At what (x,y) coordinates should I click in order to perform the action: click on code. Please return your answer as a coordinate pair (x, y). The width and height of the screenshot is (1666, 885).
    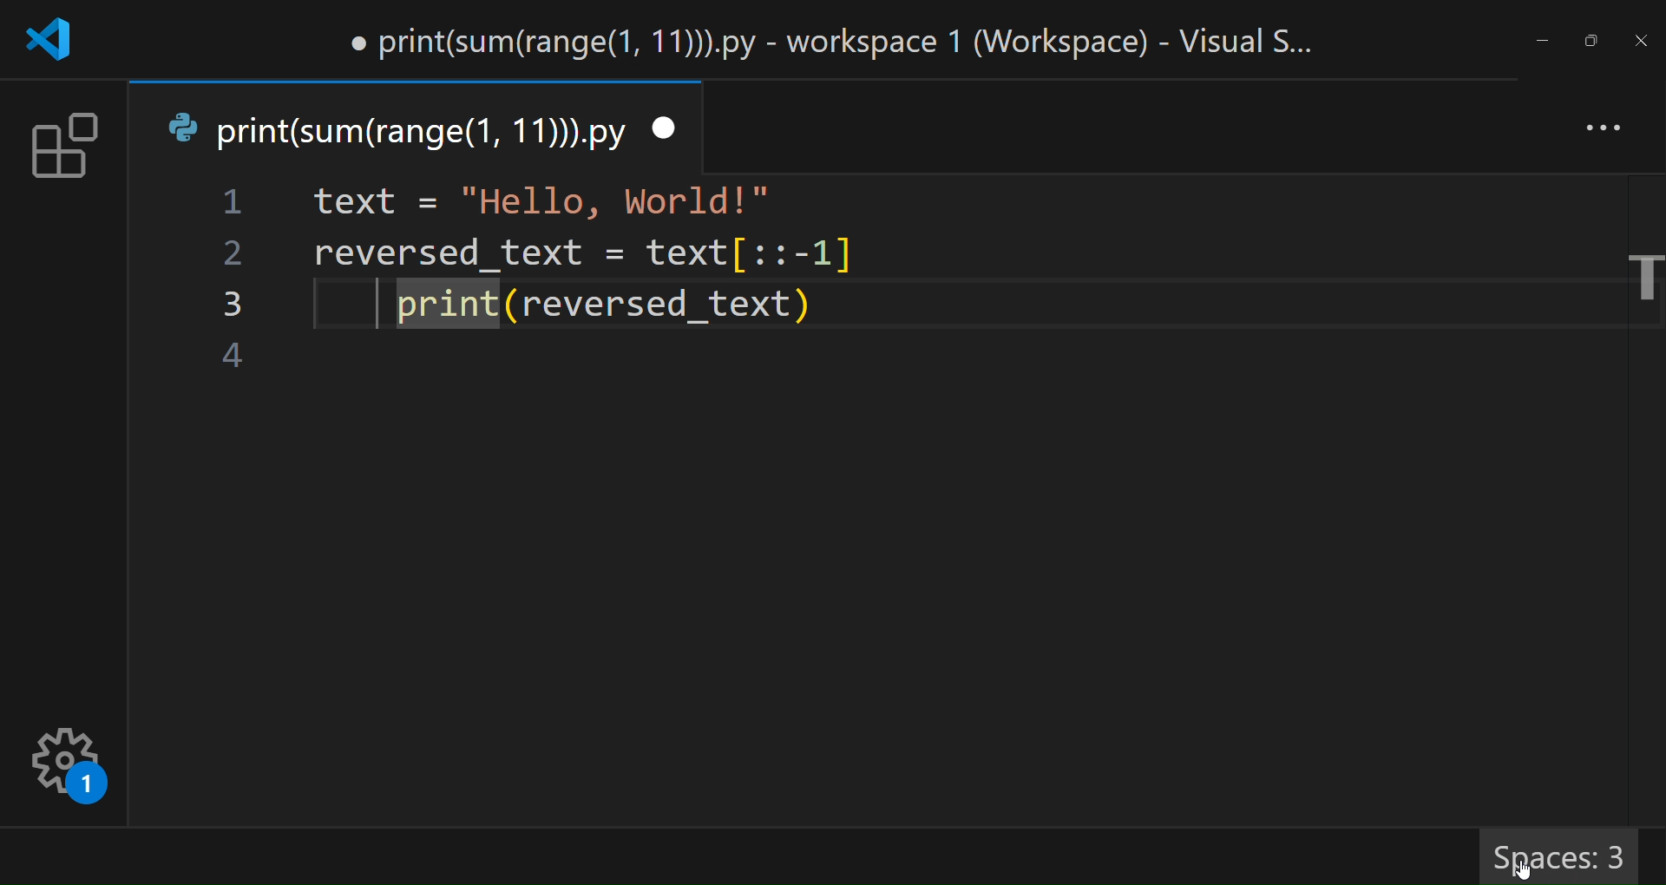
    Looking at the image, I should click on (612, 223).